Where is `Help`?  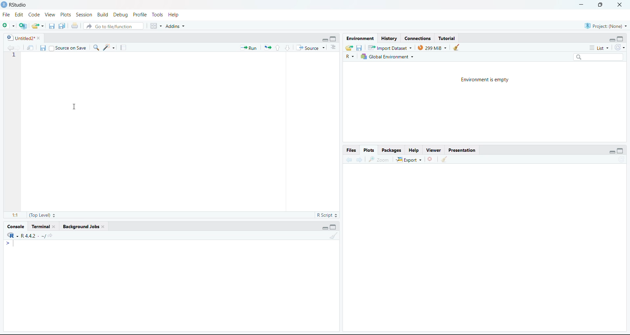 Help is located at coordinates (176, 15).